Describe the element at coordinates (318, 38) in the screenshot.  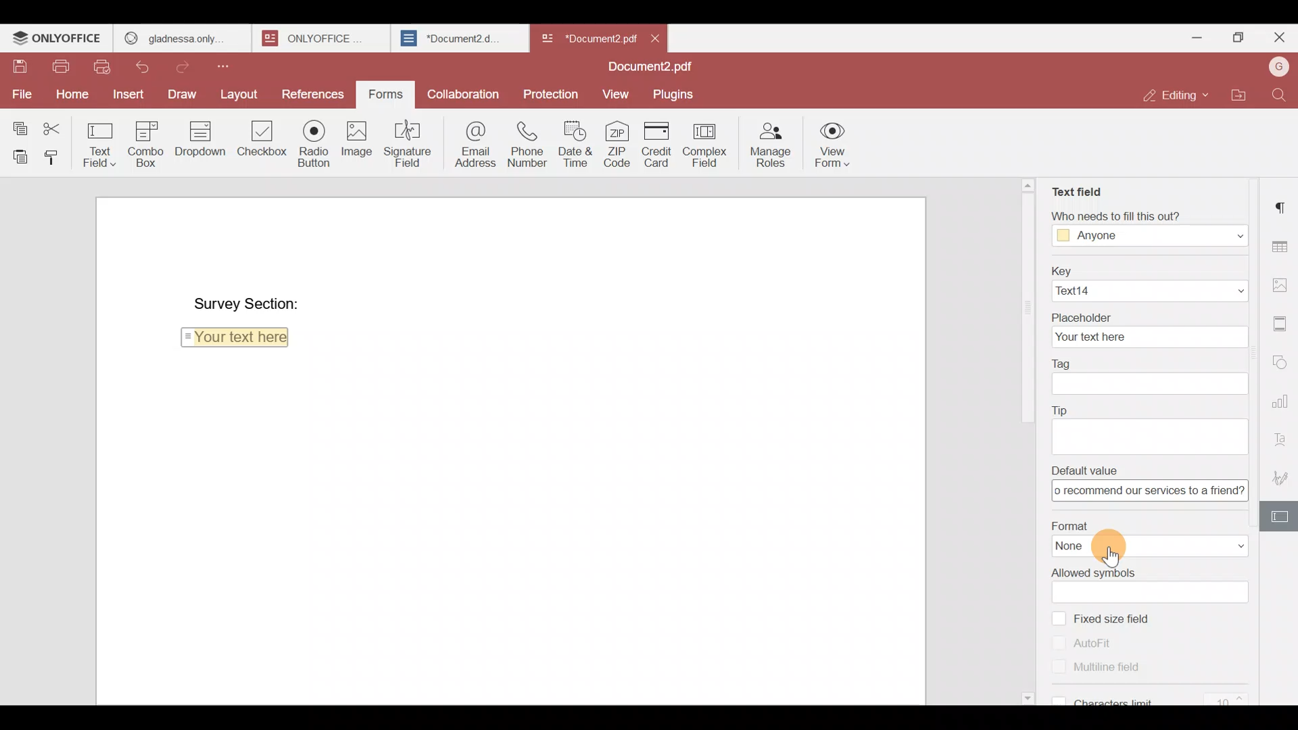
I see `ONLYOFFICE` at that location.